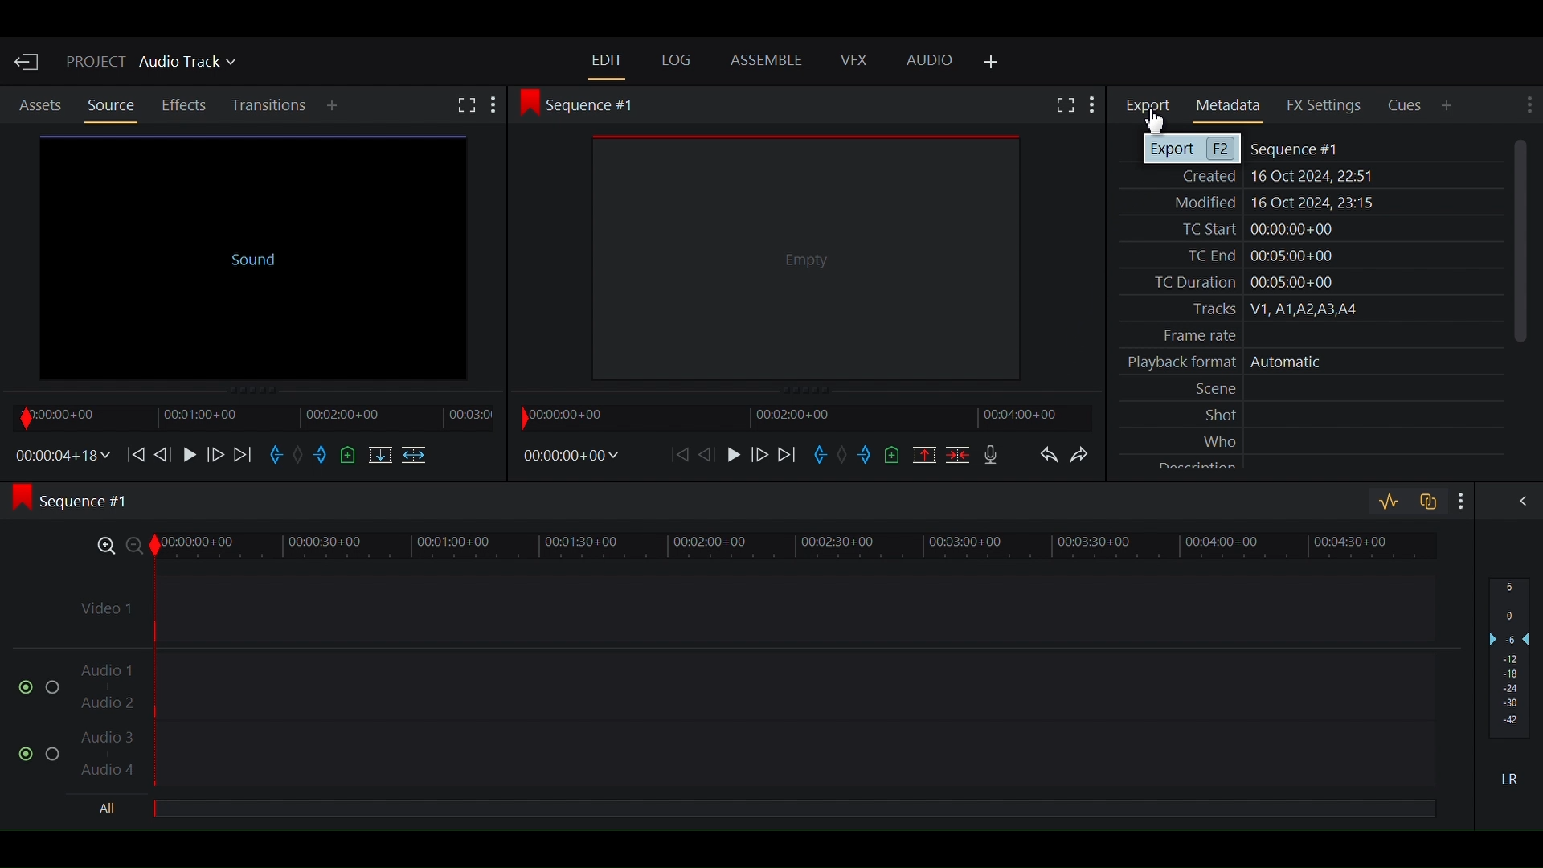 This screenshot has height=868, width=1543. I want to click on Export | F2, so click(1191, 150).